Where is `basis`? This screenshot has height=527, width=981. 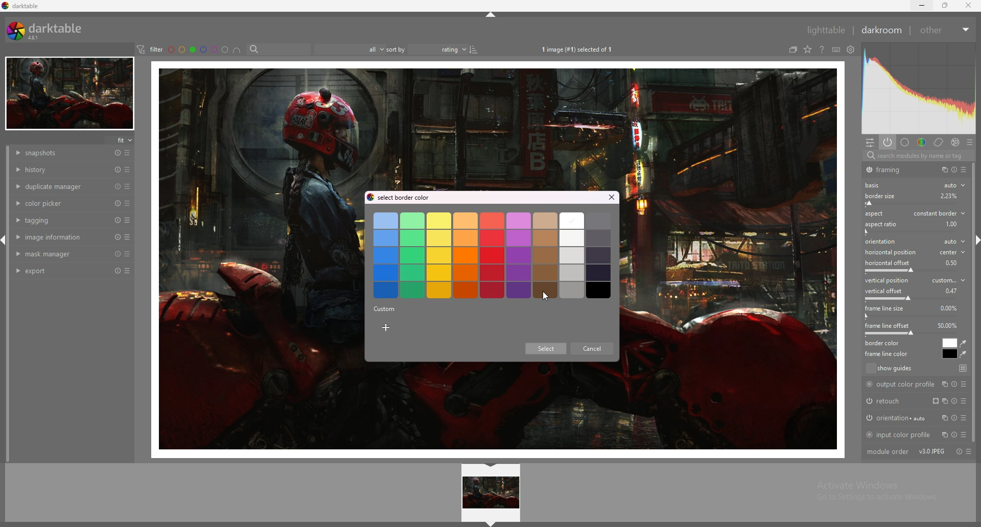
basis is located at coordinates (876, 185).